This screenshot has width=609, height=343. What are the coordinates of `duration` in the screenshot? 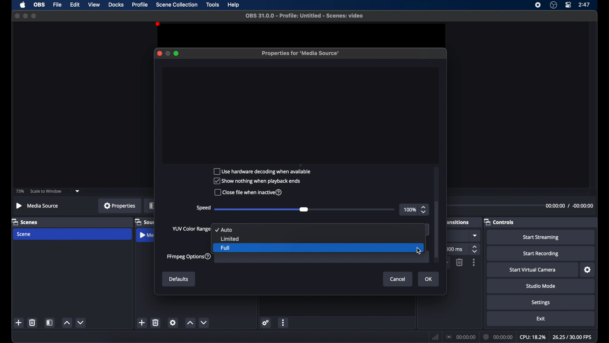 It's located at (498, 337).